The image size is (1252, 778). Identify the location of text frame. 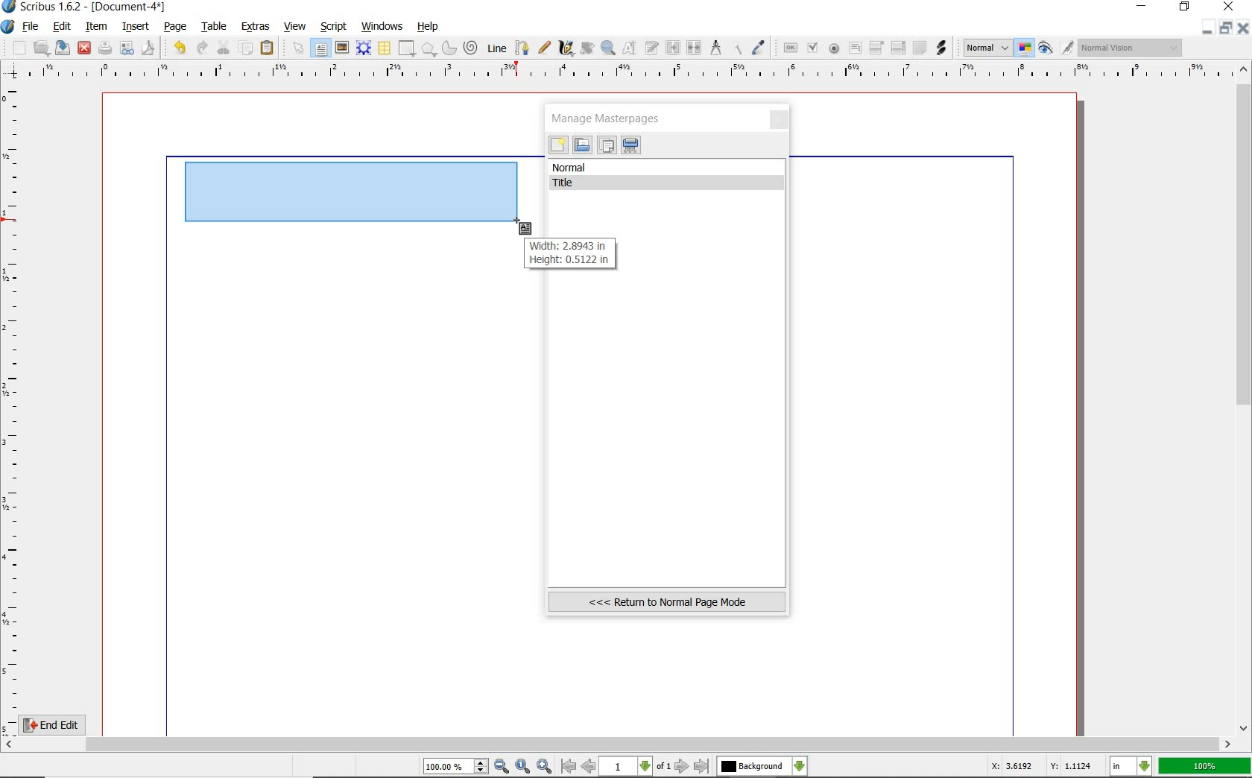
(322, 48).